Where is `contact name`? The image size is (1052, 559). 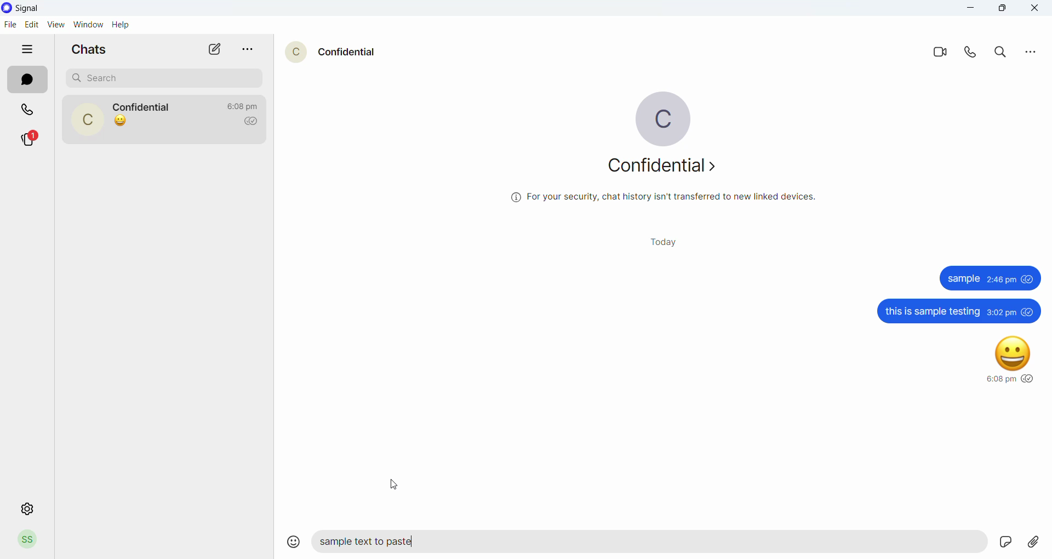
contact name is located at coordinates (352, 52).